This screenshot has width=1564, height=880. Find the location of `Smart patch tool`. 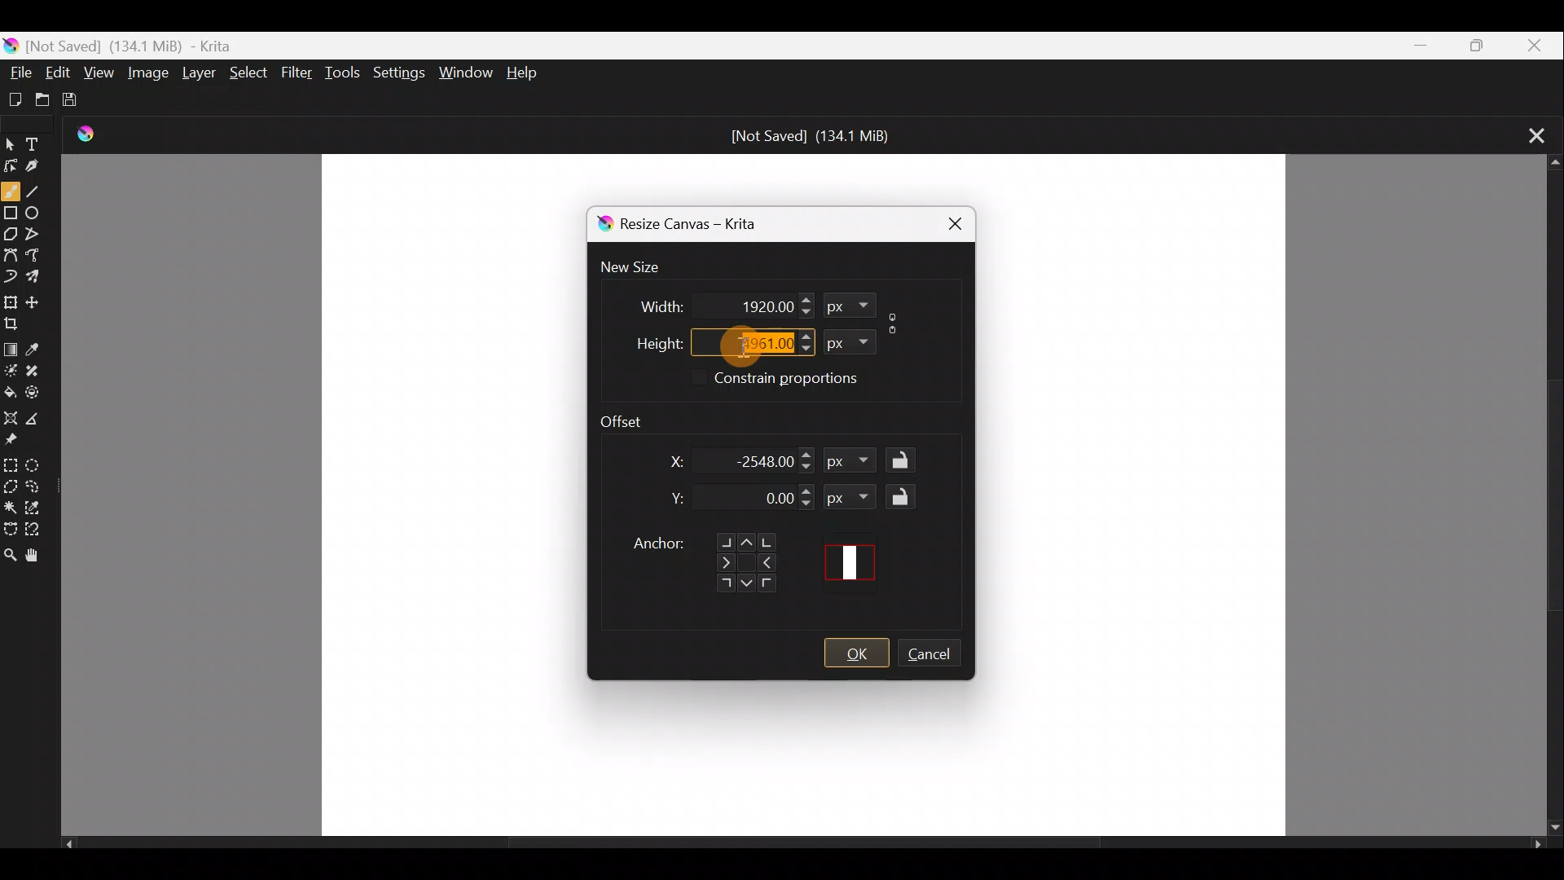

Smart patch tool is located at coordinates (38, 368).